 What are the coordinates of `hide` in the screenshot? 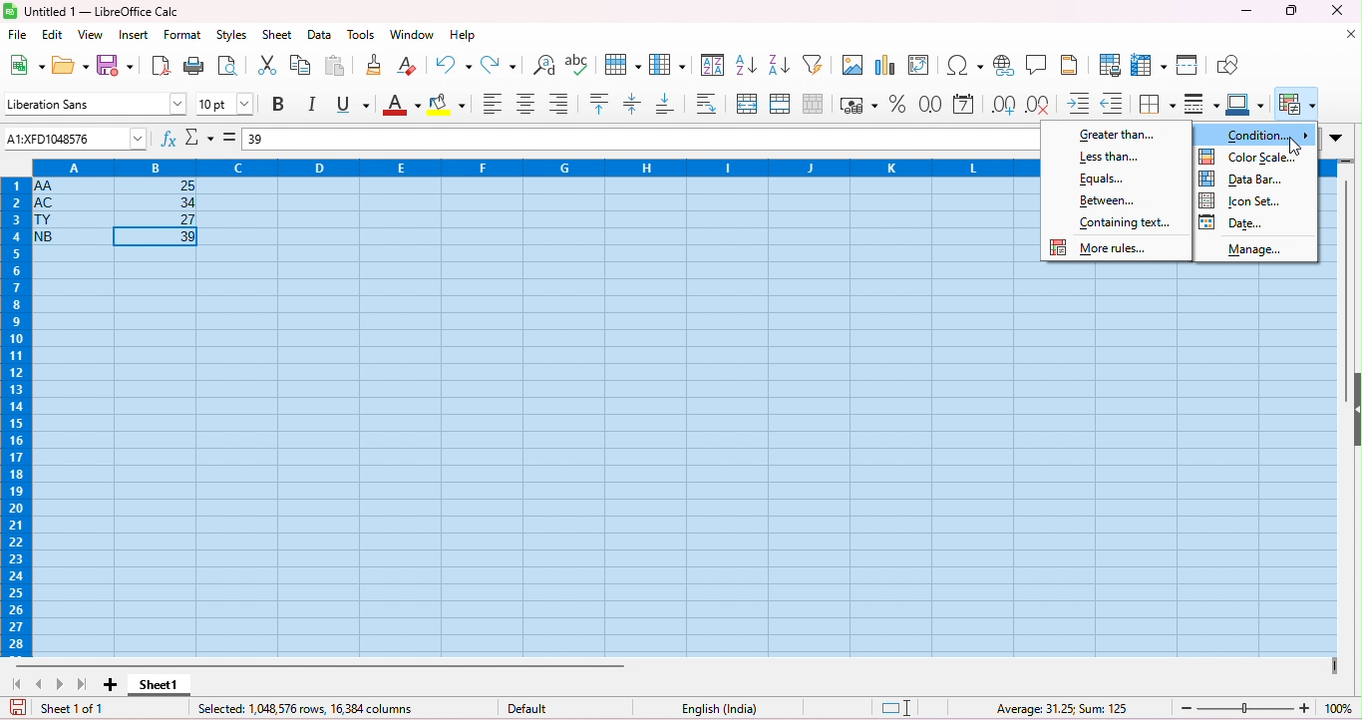 It's located at (1353, 408).